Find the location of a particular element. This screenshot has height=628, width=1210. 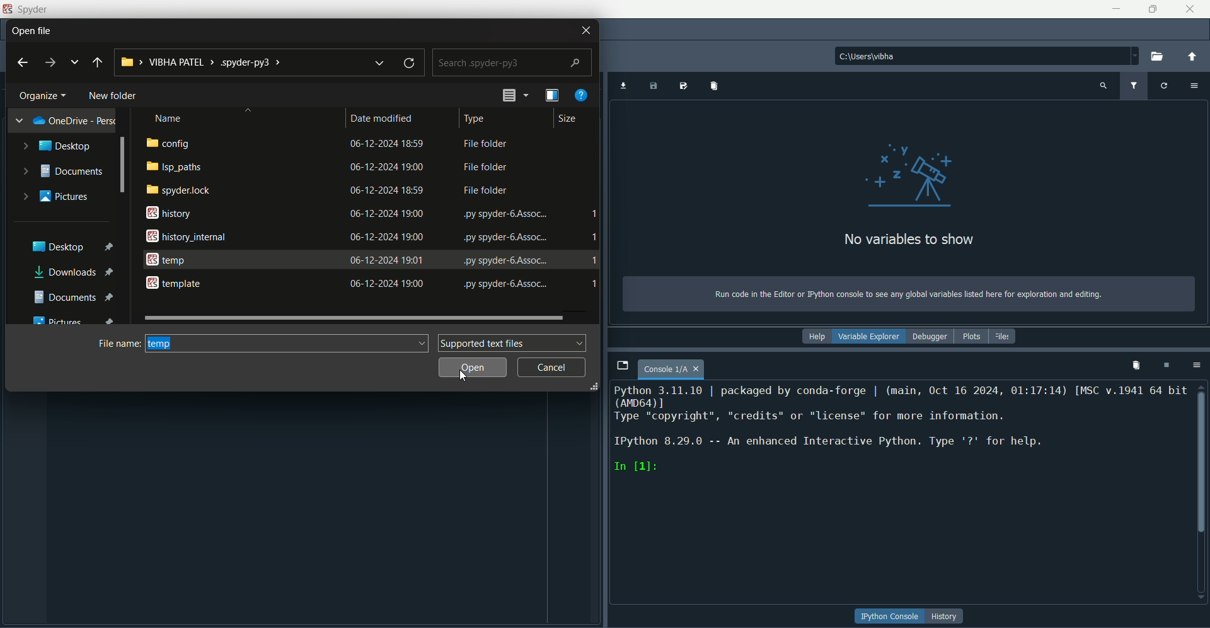

spyder lock is located at coordinates (178, 190).